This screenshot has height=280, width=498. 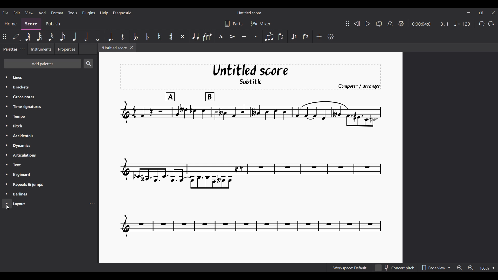 What do you see at coordinates (471, 268) in the screenshot?
I see `Zoom in` at bounding box center [471, 268].